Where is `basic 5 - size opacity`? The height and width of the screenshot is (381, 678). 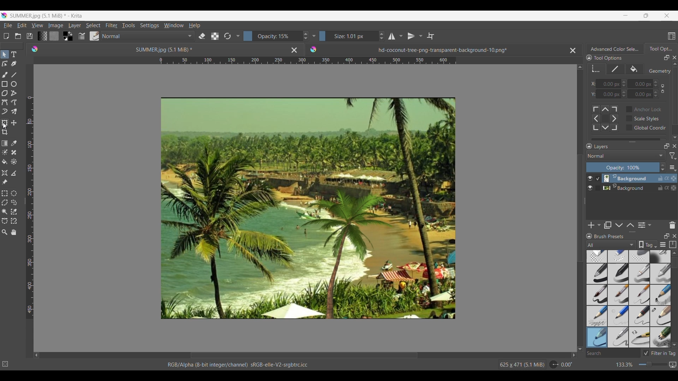 basic 5 - size opacity is located at coordinates (619, 295).